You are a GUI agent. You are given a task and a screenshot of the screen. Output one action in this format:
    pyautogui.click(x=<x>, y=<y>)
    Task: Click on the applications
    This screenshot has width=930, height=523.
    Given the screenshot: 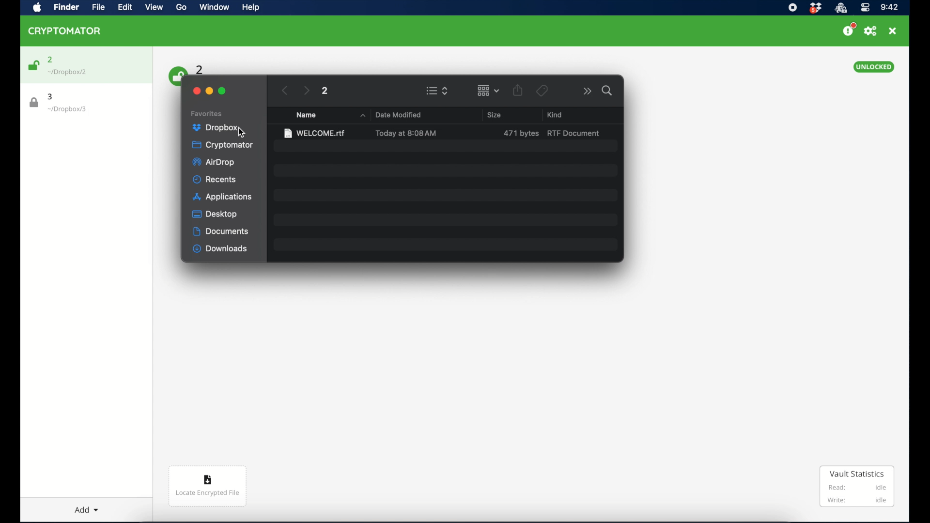 What is the action you would take?
    pyautogui.click(x=222, y=198)
    